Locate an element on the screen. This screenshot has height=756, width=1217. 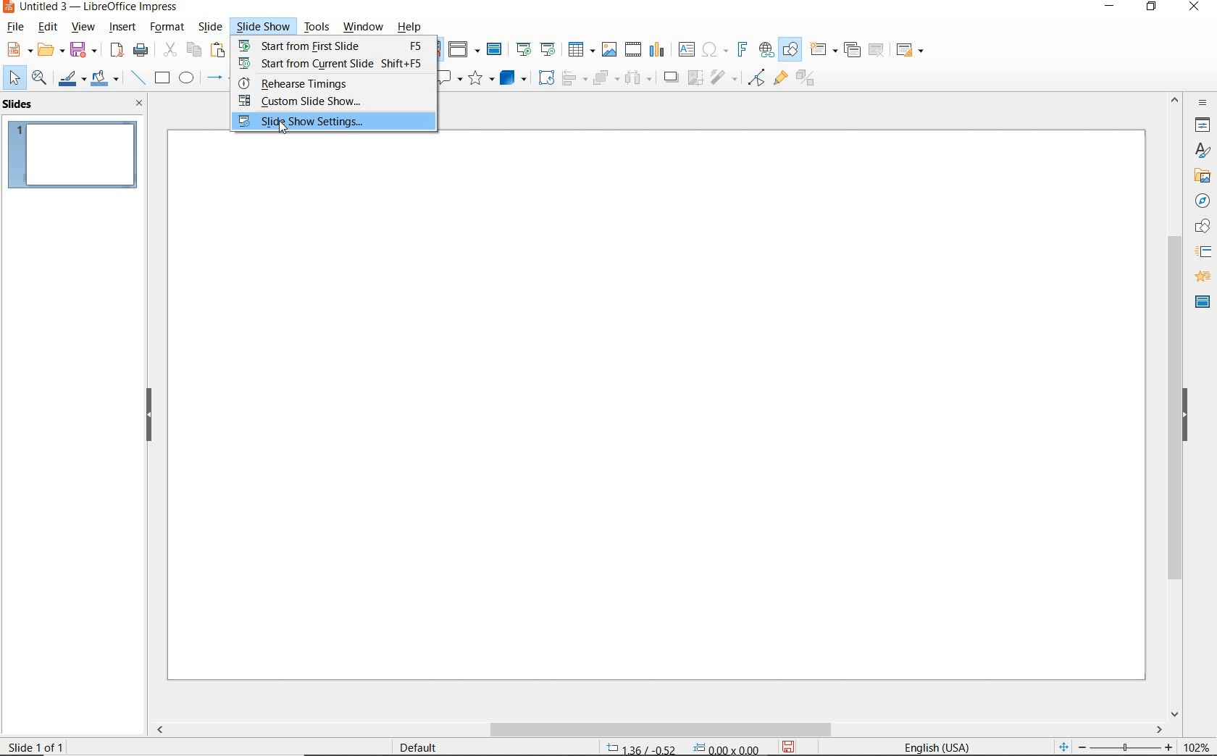
HELP is located at coordinates (416, 25).